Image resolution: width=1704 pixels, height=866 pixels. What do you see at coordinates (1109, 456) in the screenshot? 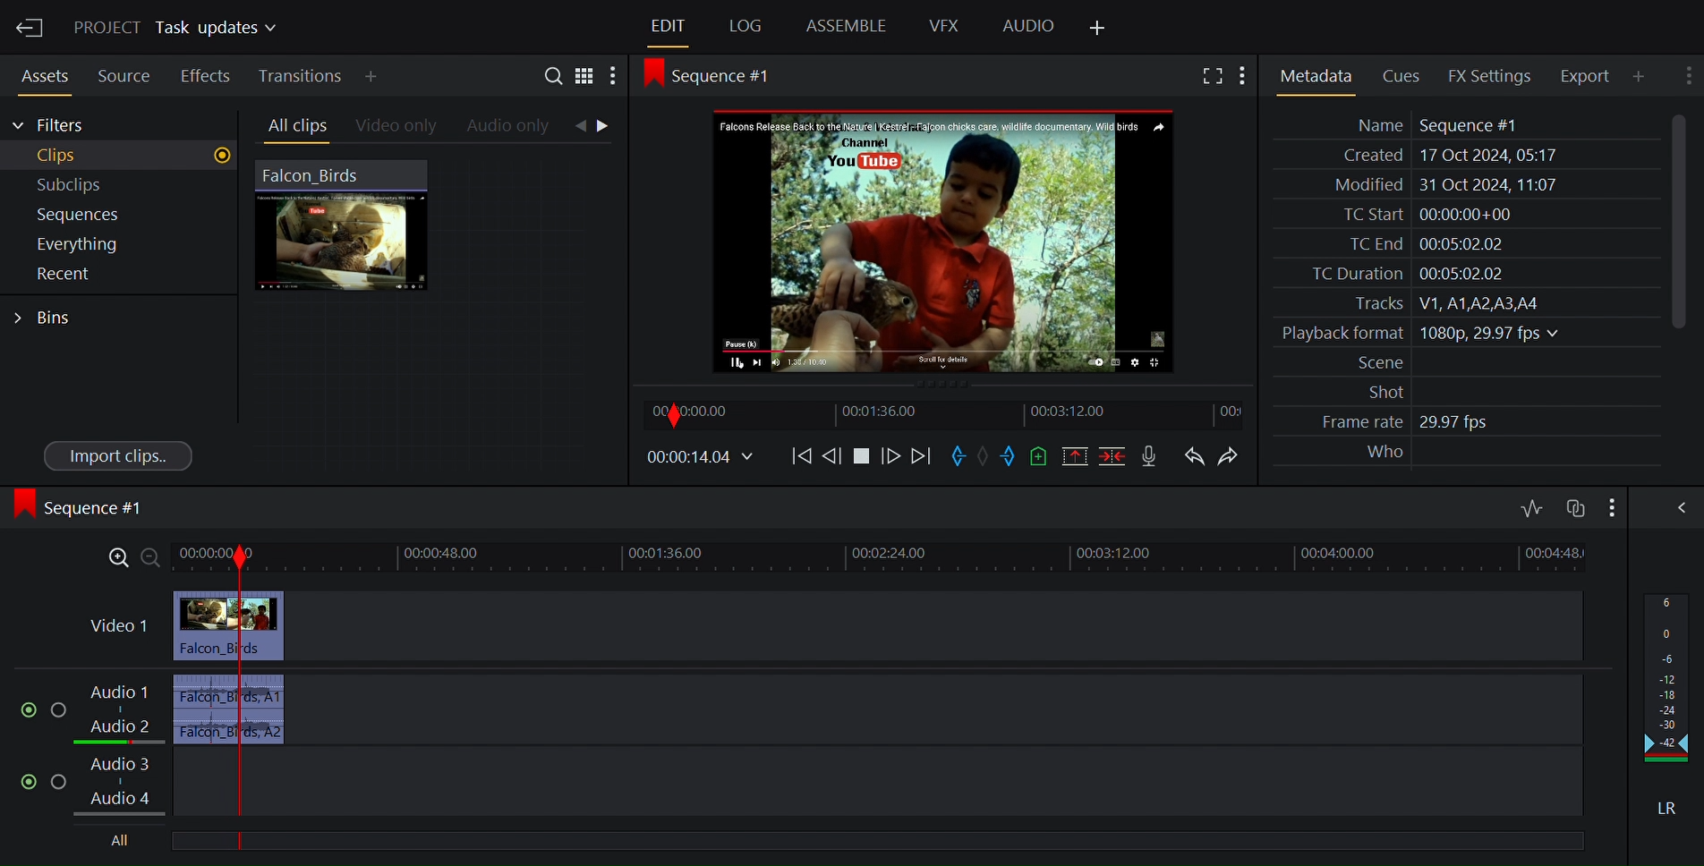
I see `Delete/cut` at bounding box center [1109, 456].